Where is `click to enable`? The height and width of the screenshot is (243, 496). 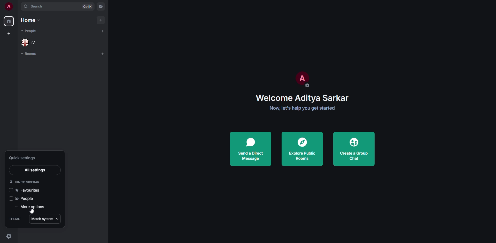
click to enable is located at coordinates (10, 199).